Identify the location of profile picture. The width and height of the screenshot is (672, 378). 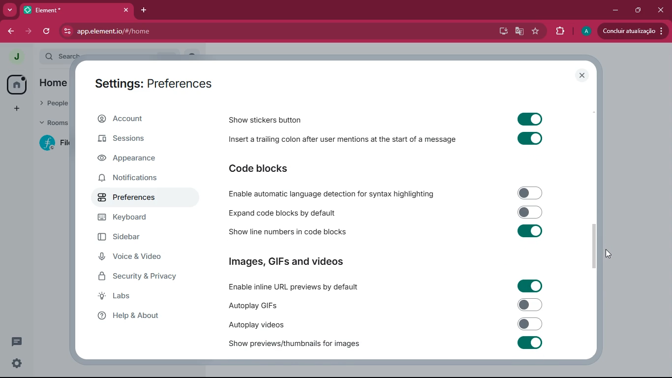
(17, 56).